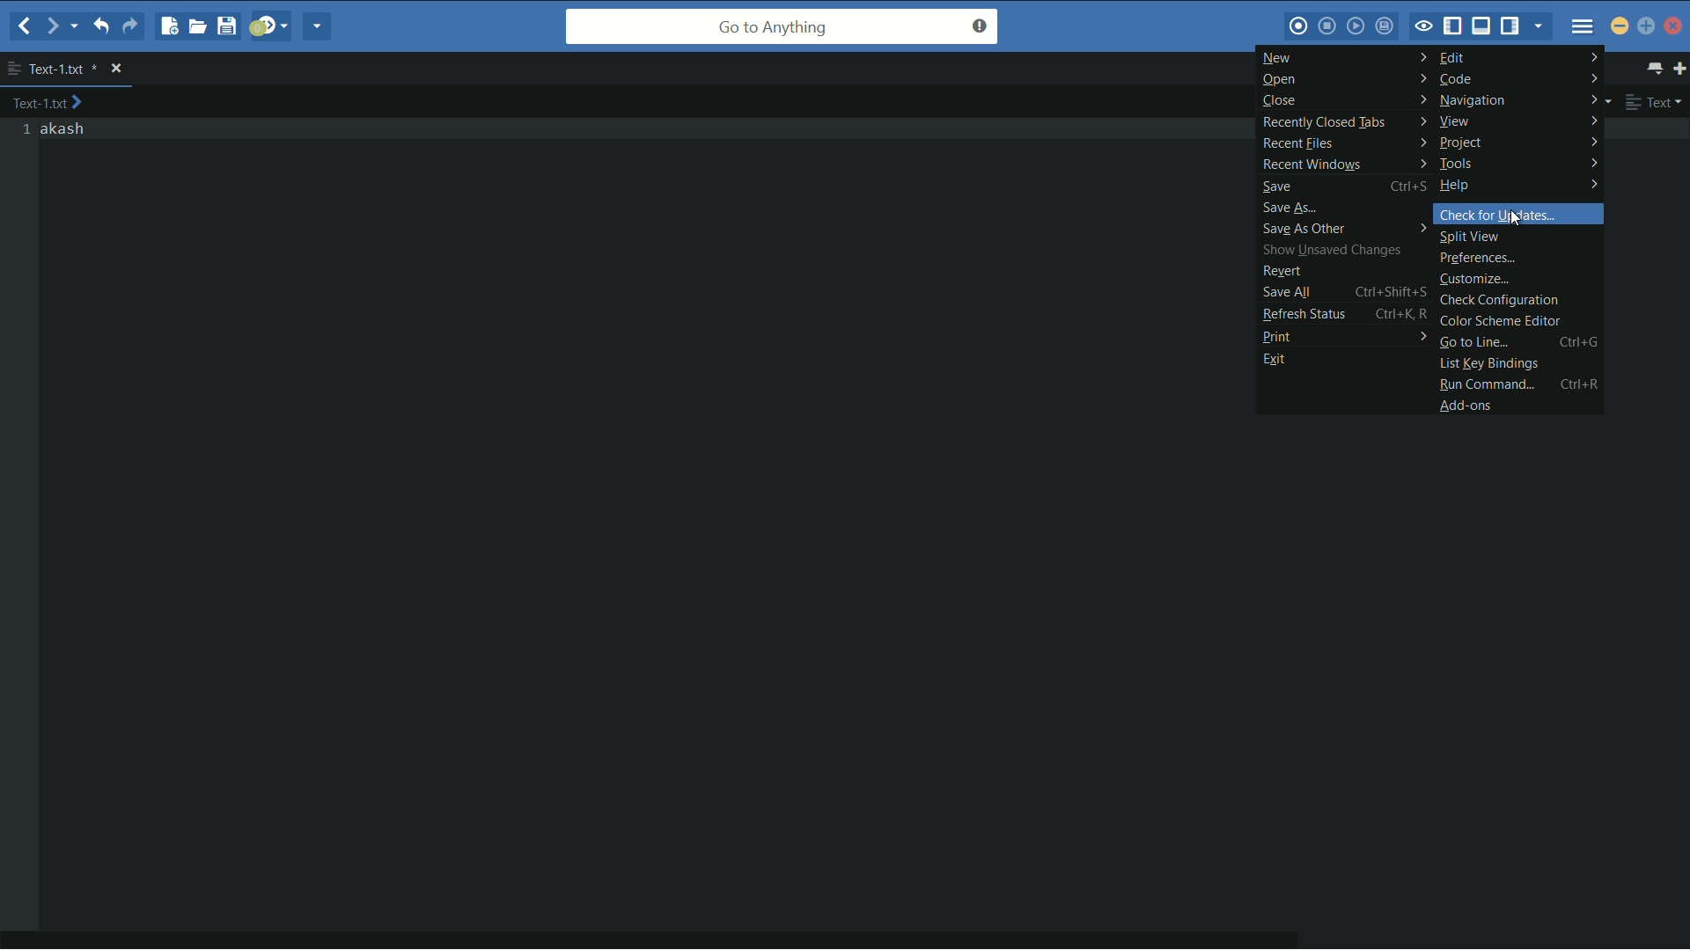 This screenshot has height=950, width=1690. I want to click on toggle focus mode, so click(1424, 26).